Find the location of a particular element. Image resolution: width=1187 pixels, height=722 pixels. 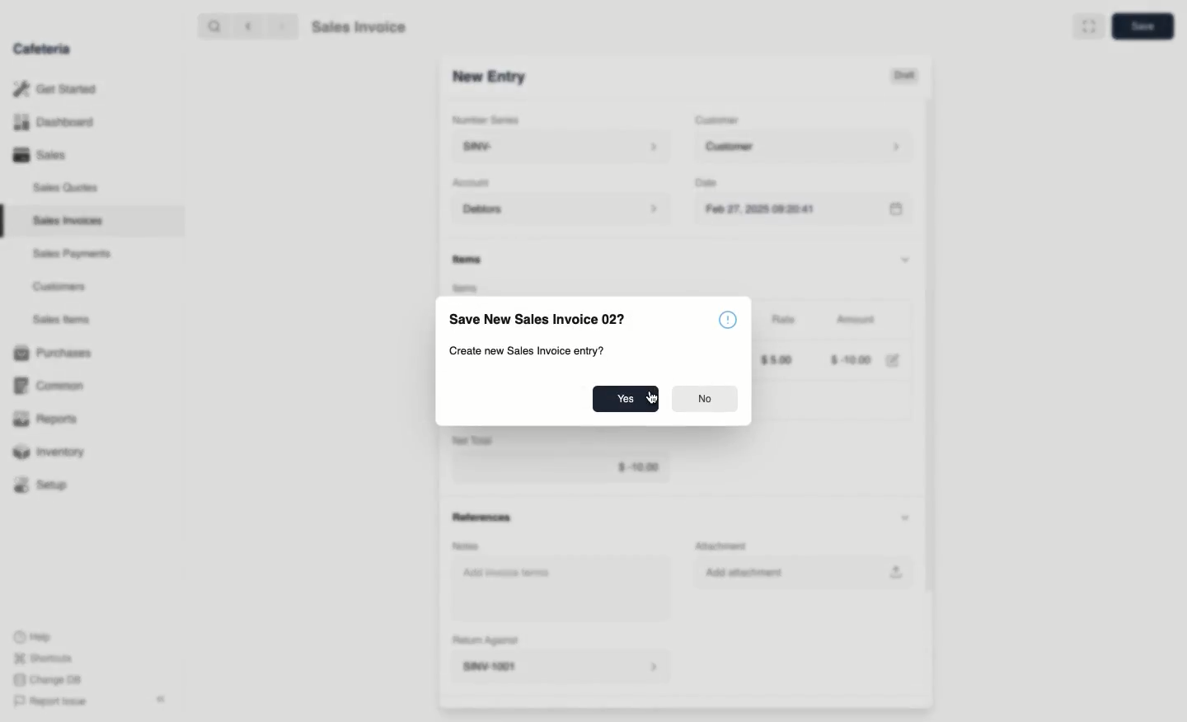

Report Issue is located at coordinates (54, 700).